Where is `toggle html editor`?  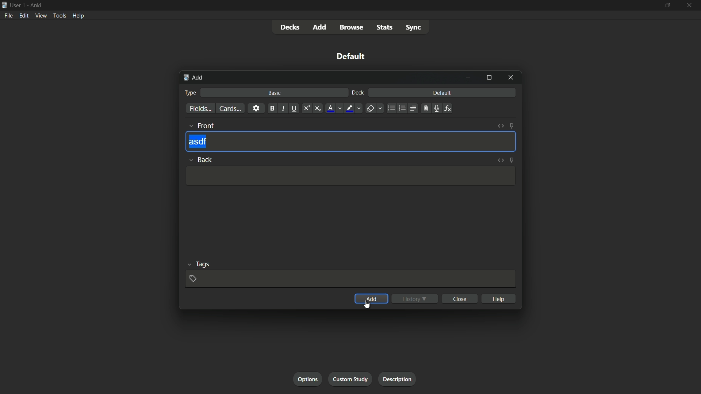
toggle html editor is located at coordinates (501, 126).